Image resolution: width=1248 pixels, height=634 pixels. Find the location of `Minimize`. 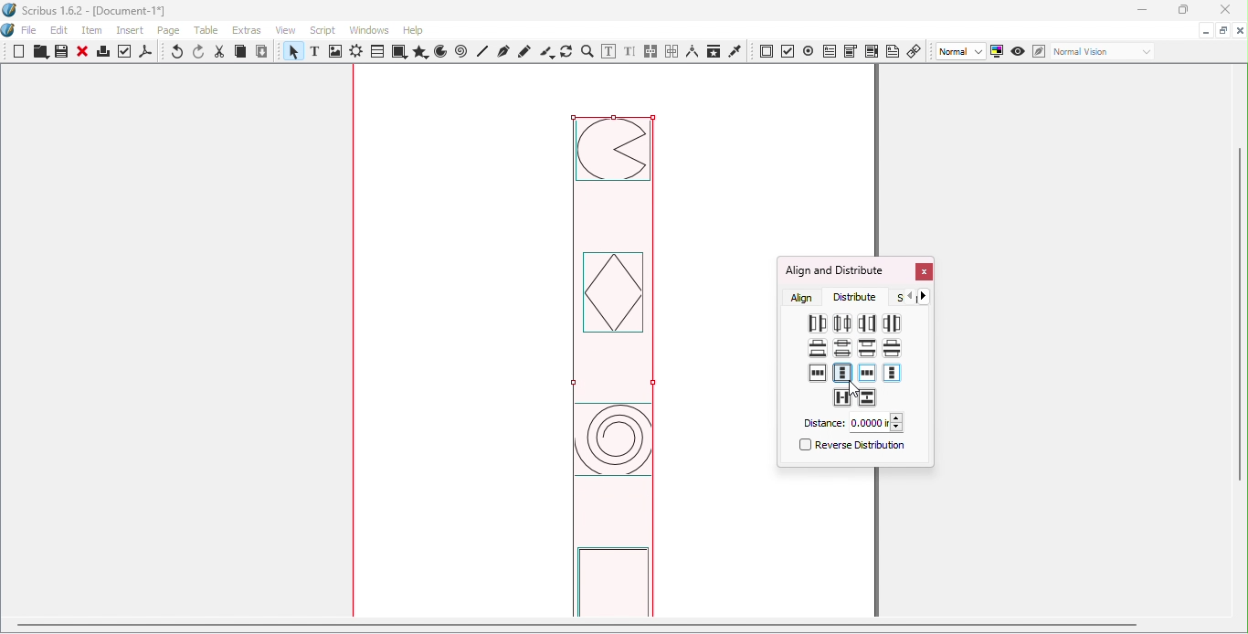

Minimize is located at coordinates (1141, 11).